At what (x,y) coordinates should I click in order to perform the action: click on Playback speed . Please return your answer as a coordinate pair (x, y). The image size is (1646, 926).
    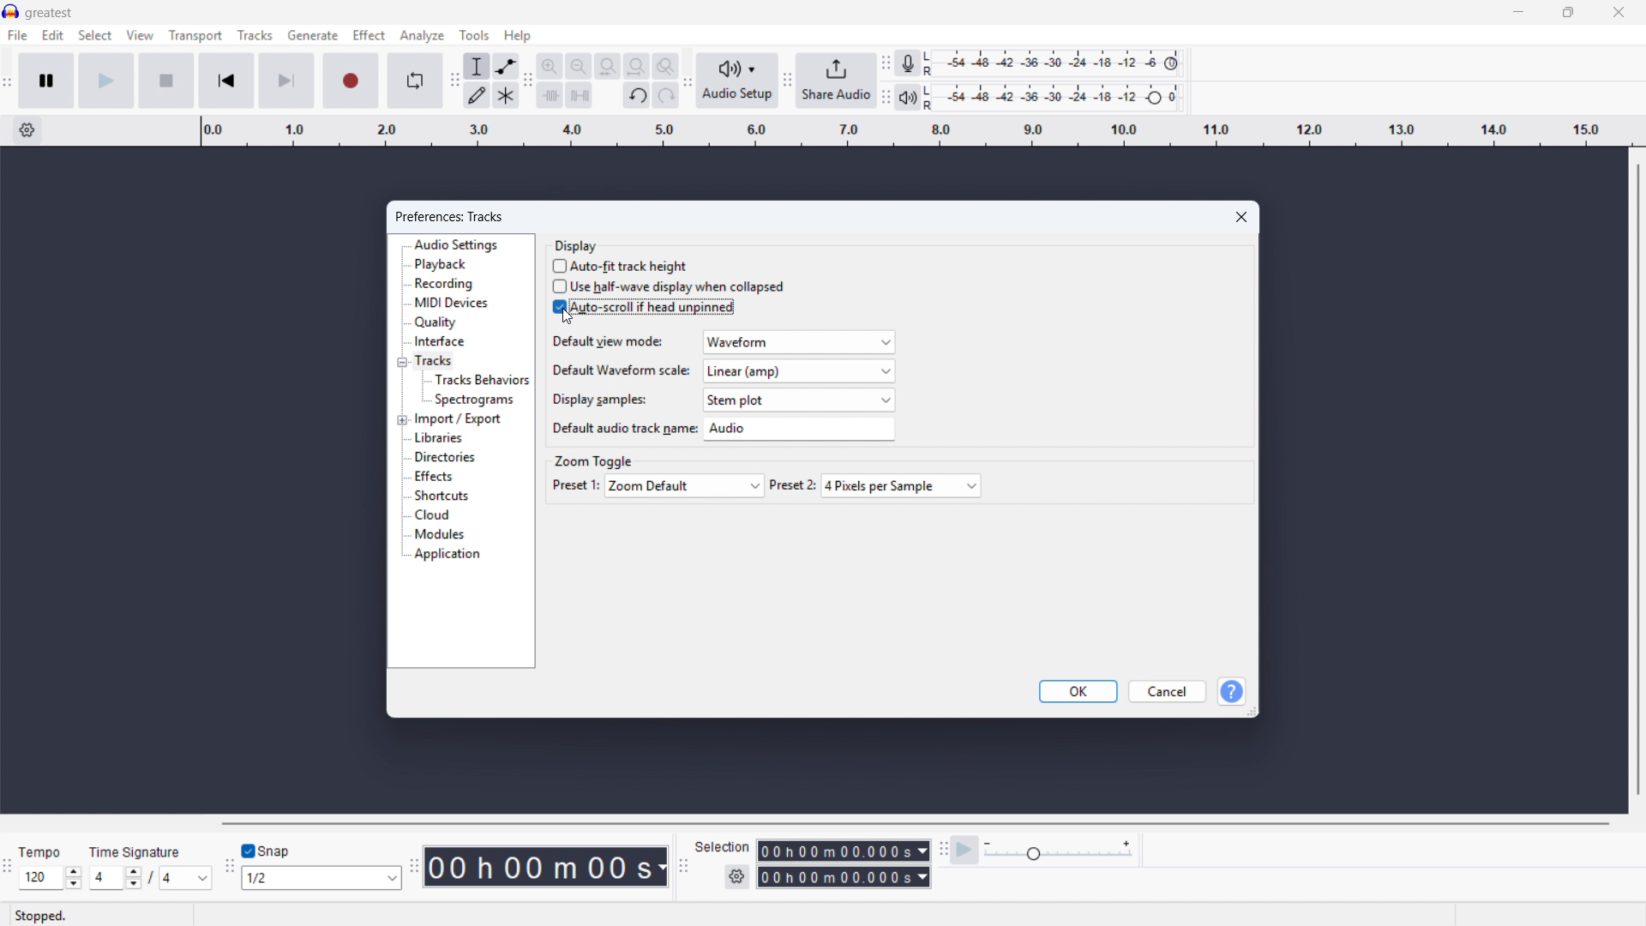
    Looking at the image, I should click on (1060, 851).